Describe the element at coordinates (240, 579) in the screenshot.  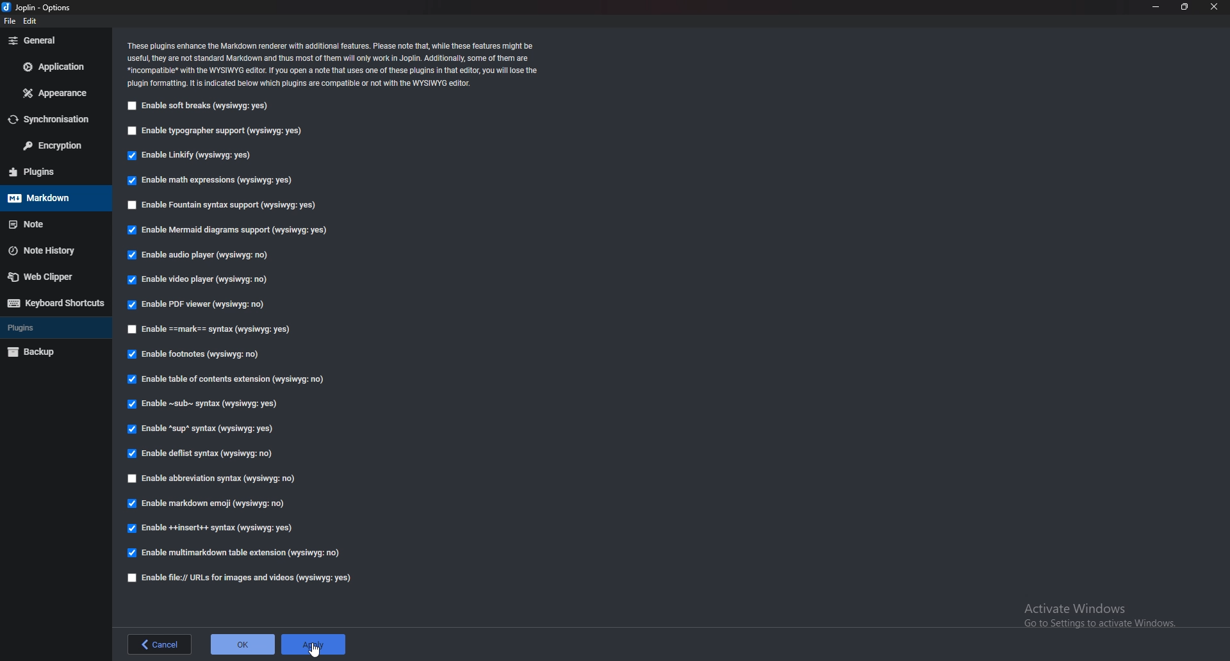
I see `enable file urls for images and videos` at that location.